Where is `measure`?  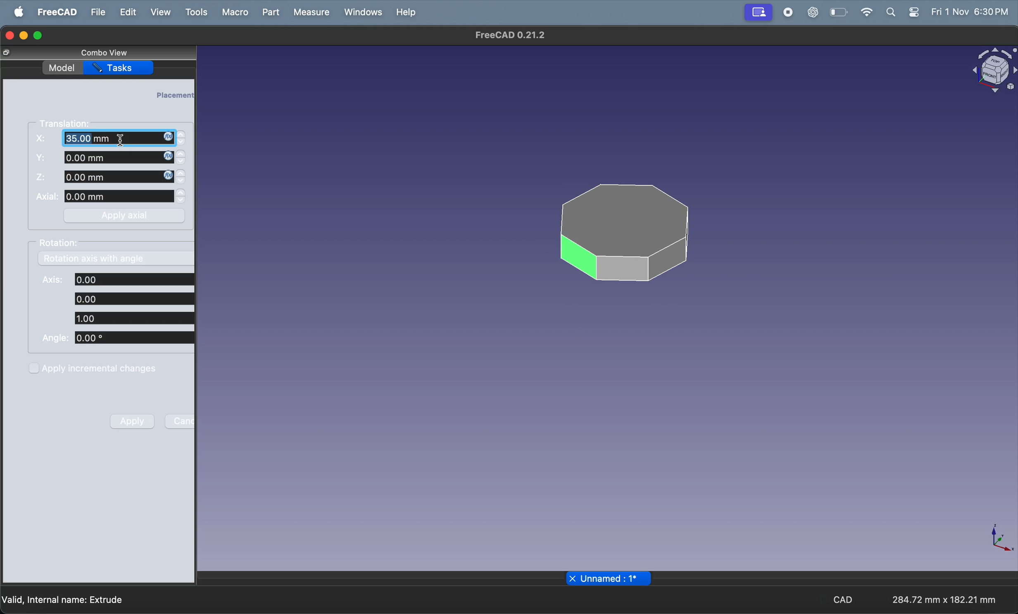
measure is located at coordinates (312, 12).